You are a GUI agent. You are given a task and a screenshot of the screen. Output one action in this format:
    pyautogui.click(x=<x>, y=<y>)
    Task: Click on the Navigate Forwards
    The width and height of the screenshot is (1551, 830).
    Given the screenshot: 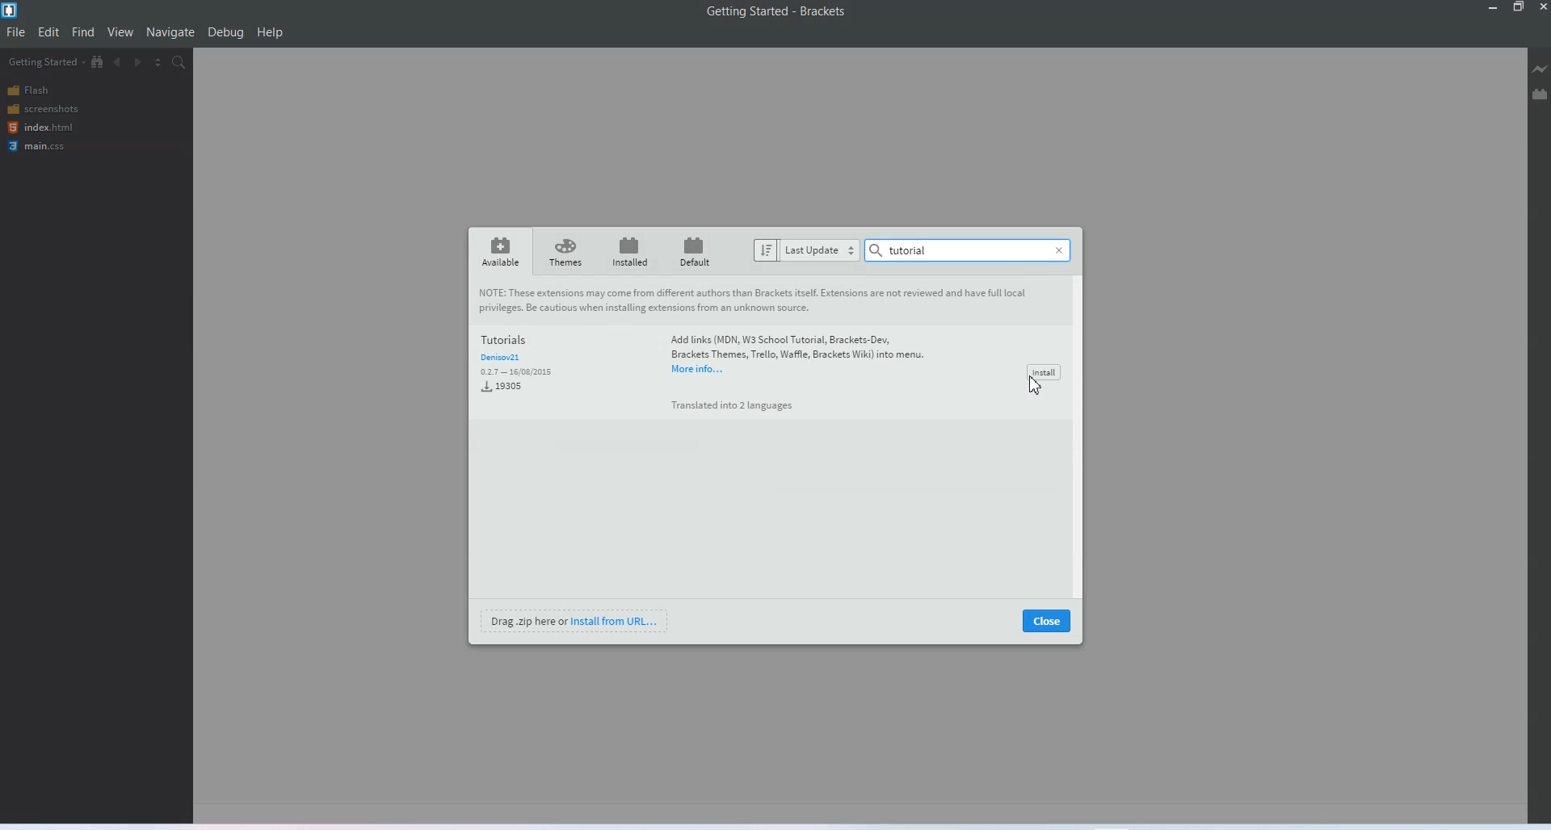 What is the action you would take?
    pyautogui.click(x=140, y=63)
    